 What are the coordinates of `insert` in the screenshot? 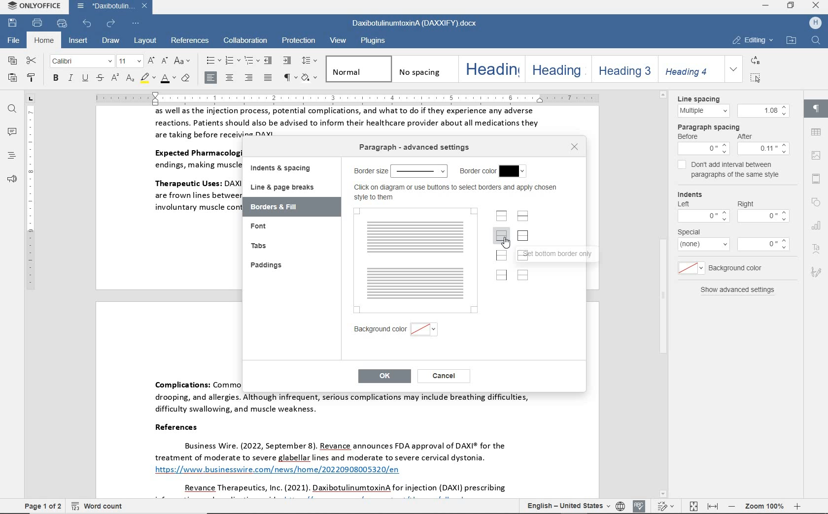 It's located at (79, 41).